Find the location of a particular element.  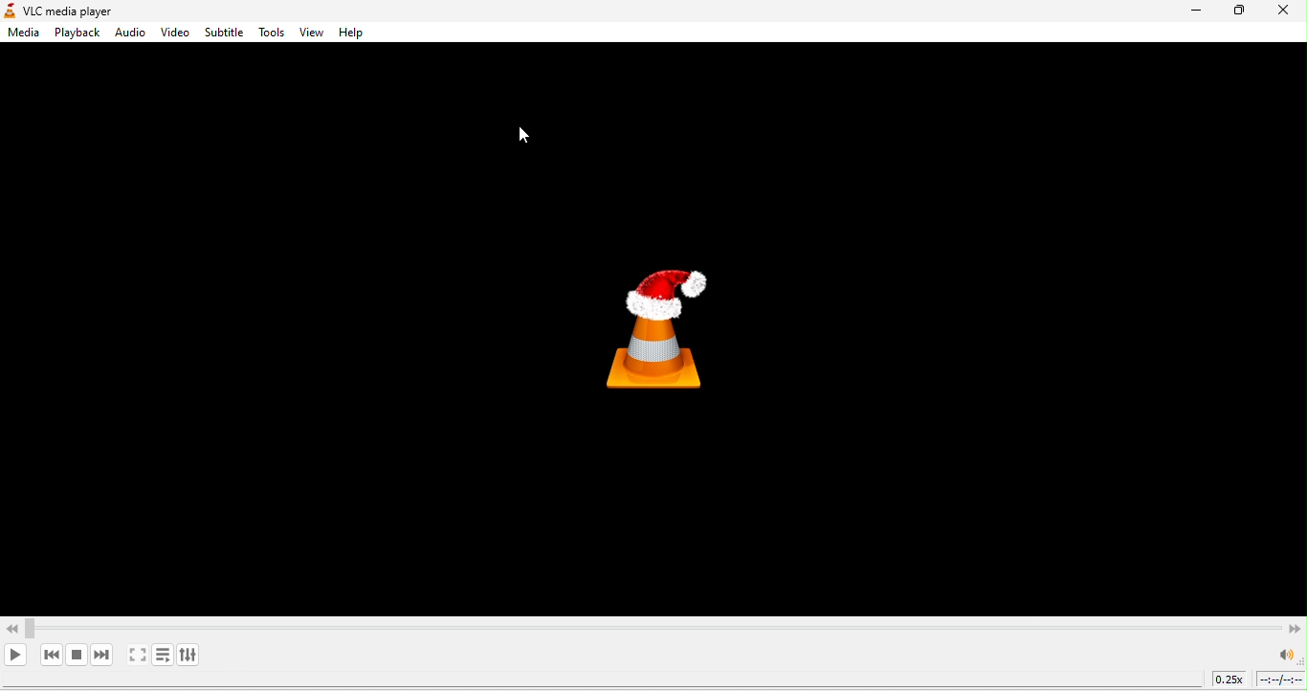

next media is located at coordinates (106, 652).